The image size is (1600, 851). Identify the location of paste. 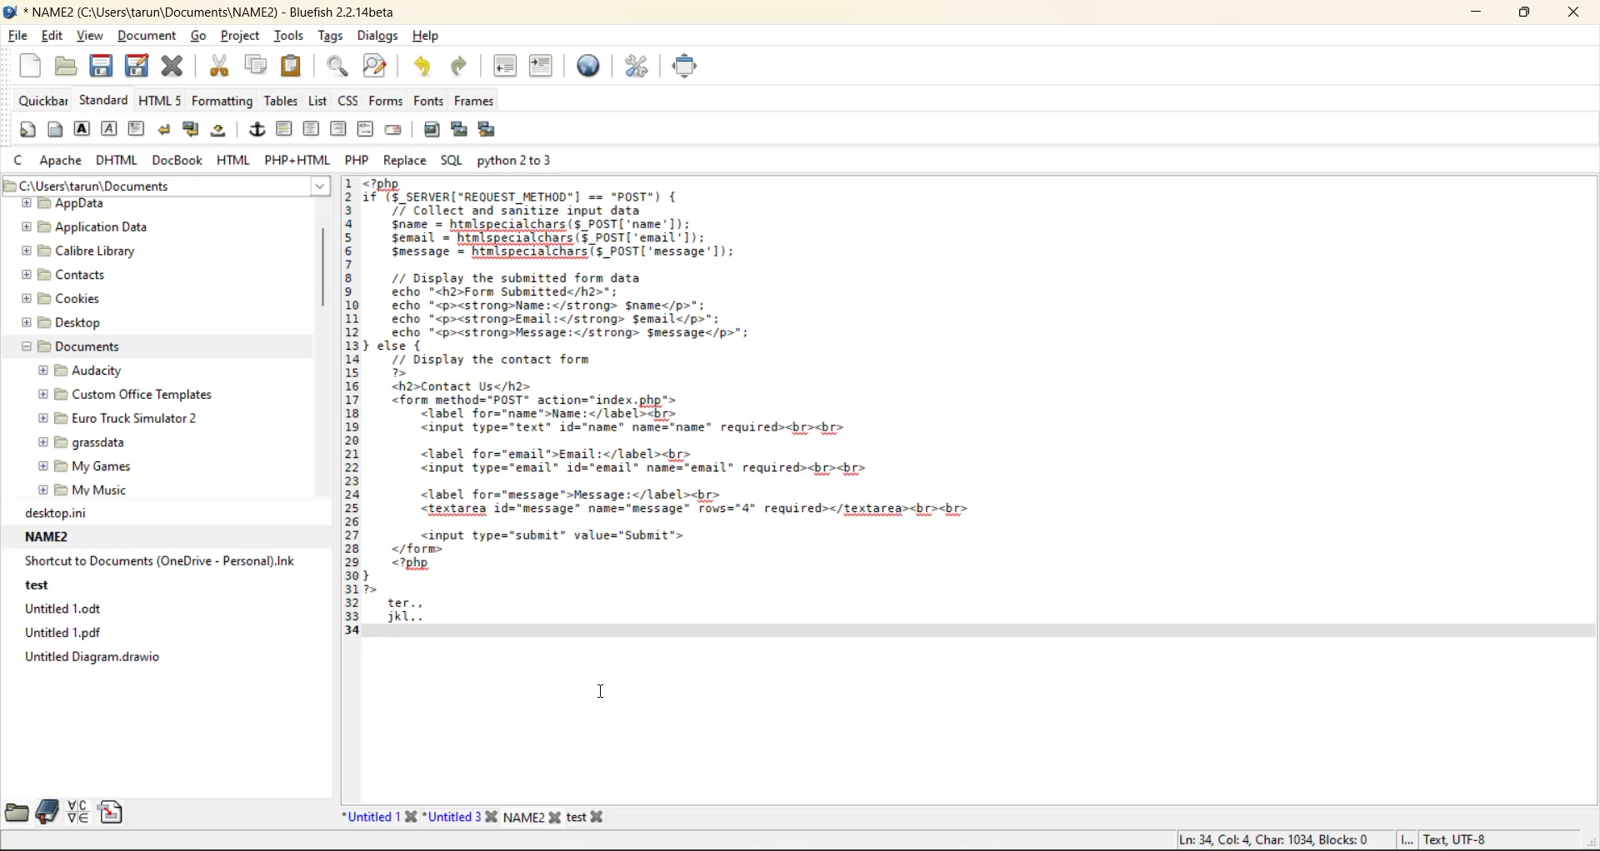
(295, 69).